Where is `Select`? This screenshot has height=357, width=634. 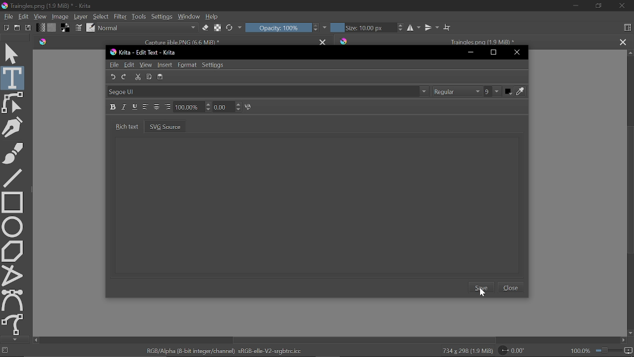
Select is located at coordinates (101, 17).